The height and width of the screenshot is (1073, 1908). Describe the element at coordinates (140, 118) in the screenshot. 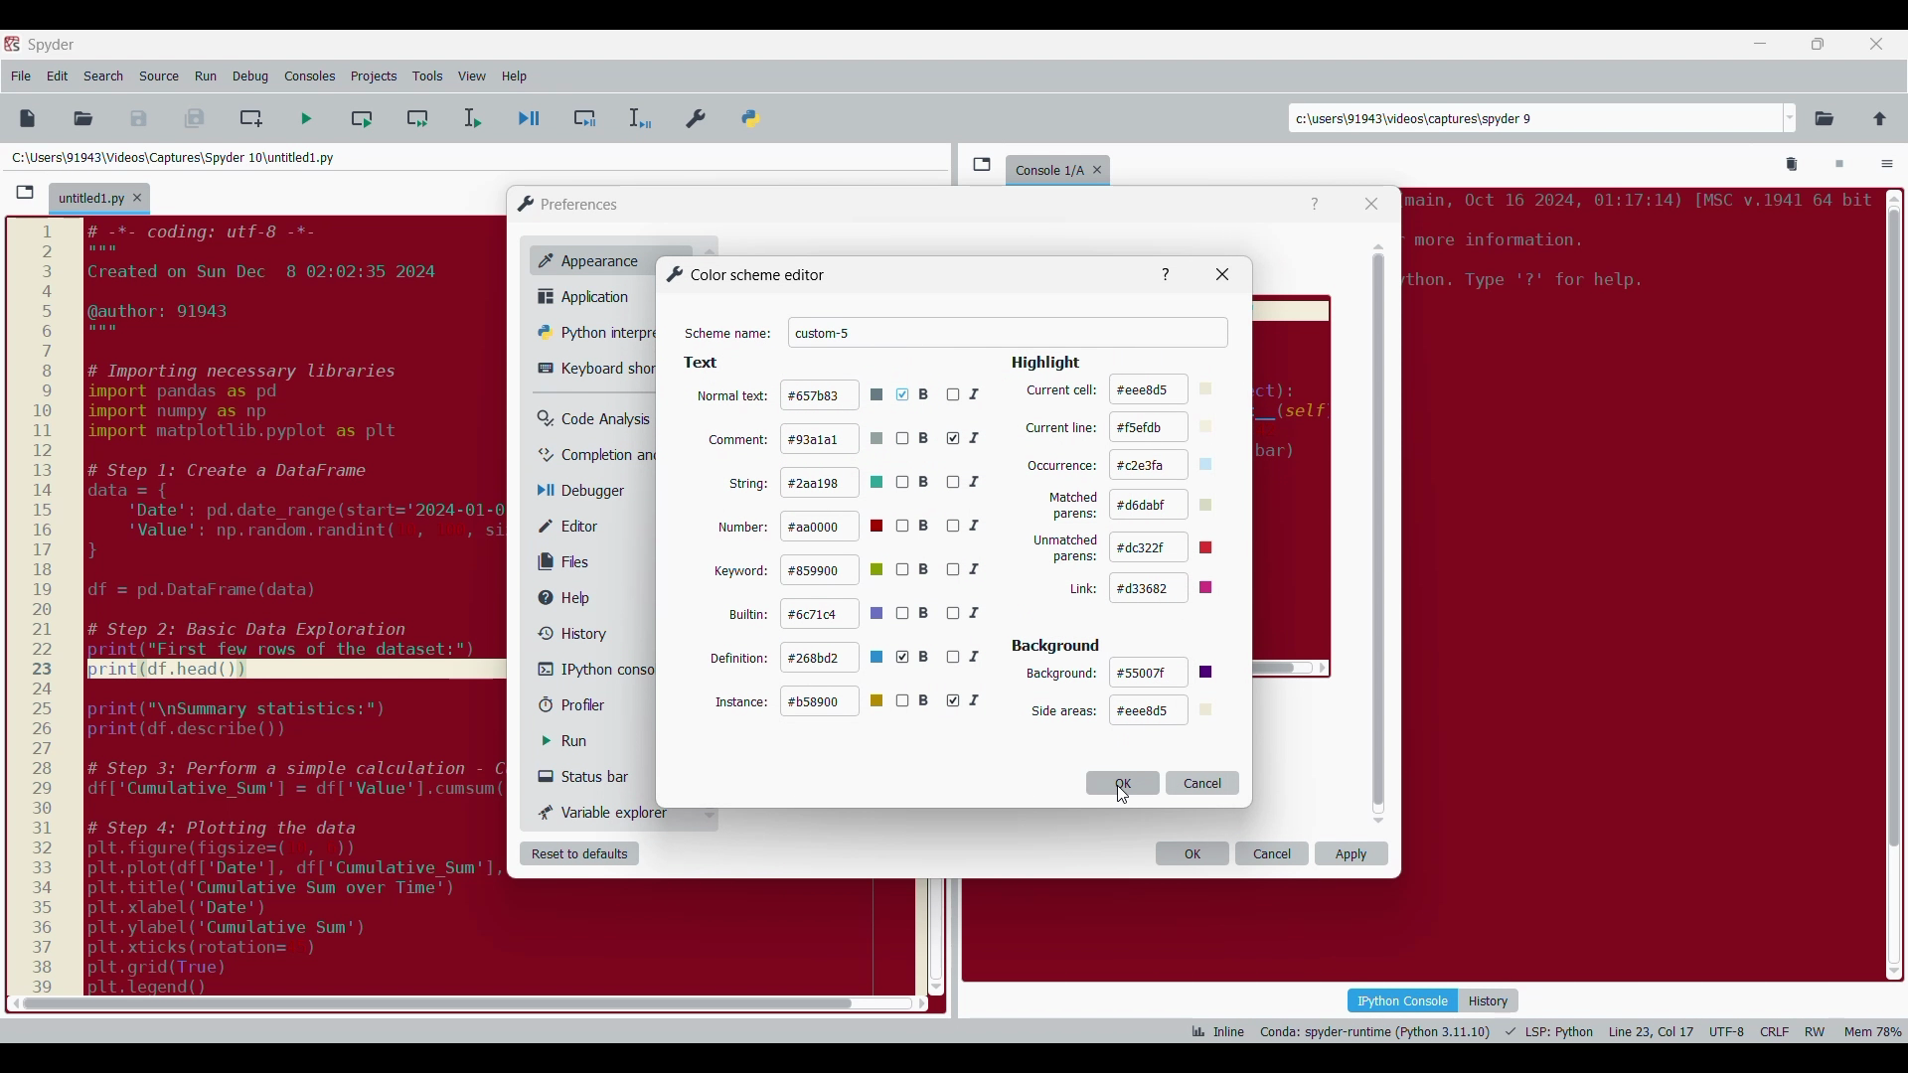

I see `Save file` at that location.